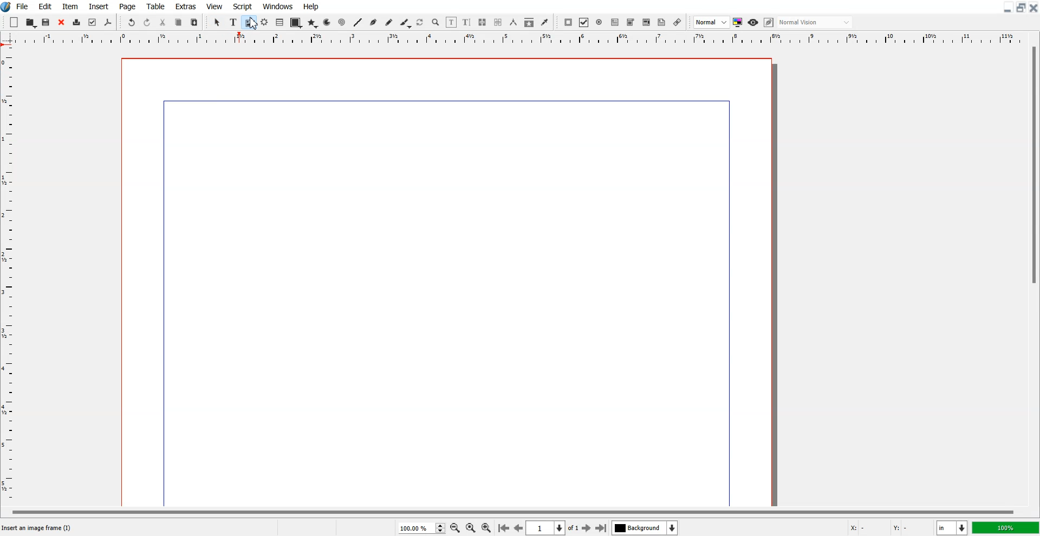  What do you see at coordinates (45, 6) in the screenshot?
I see `Edit` at bounding box center [45, 6].